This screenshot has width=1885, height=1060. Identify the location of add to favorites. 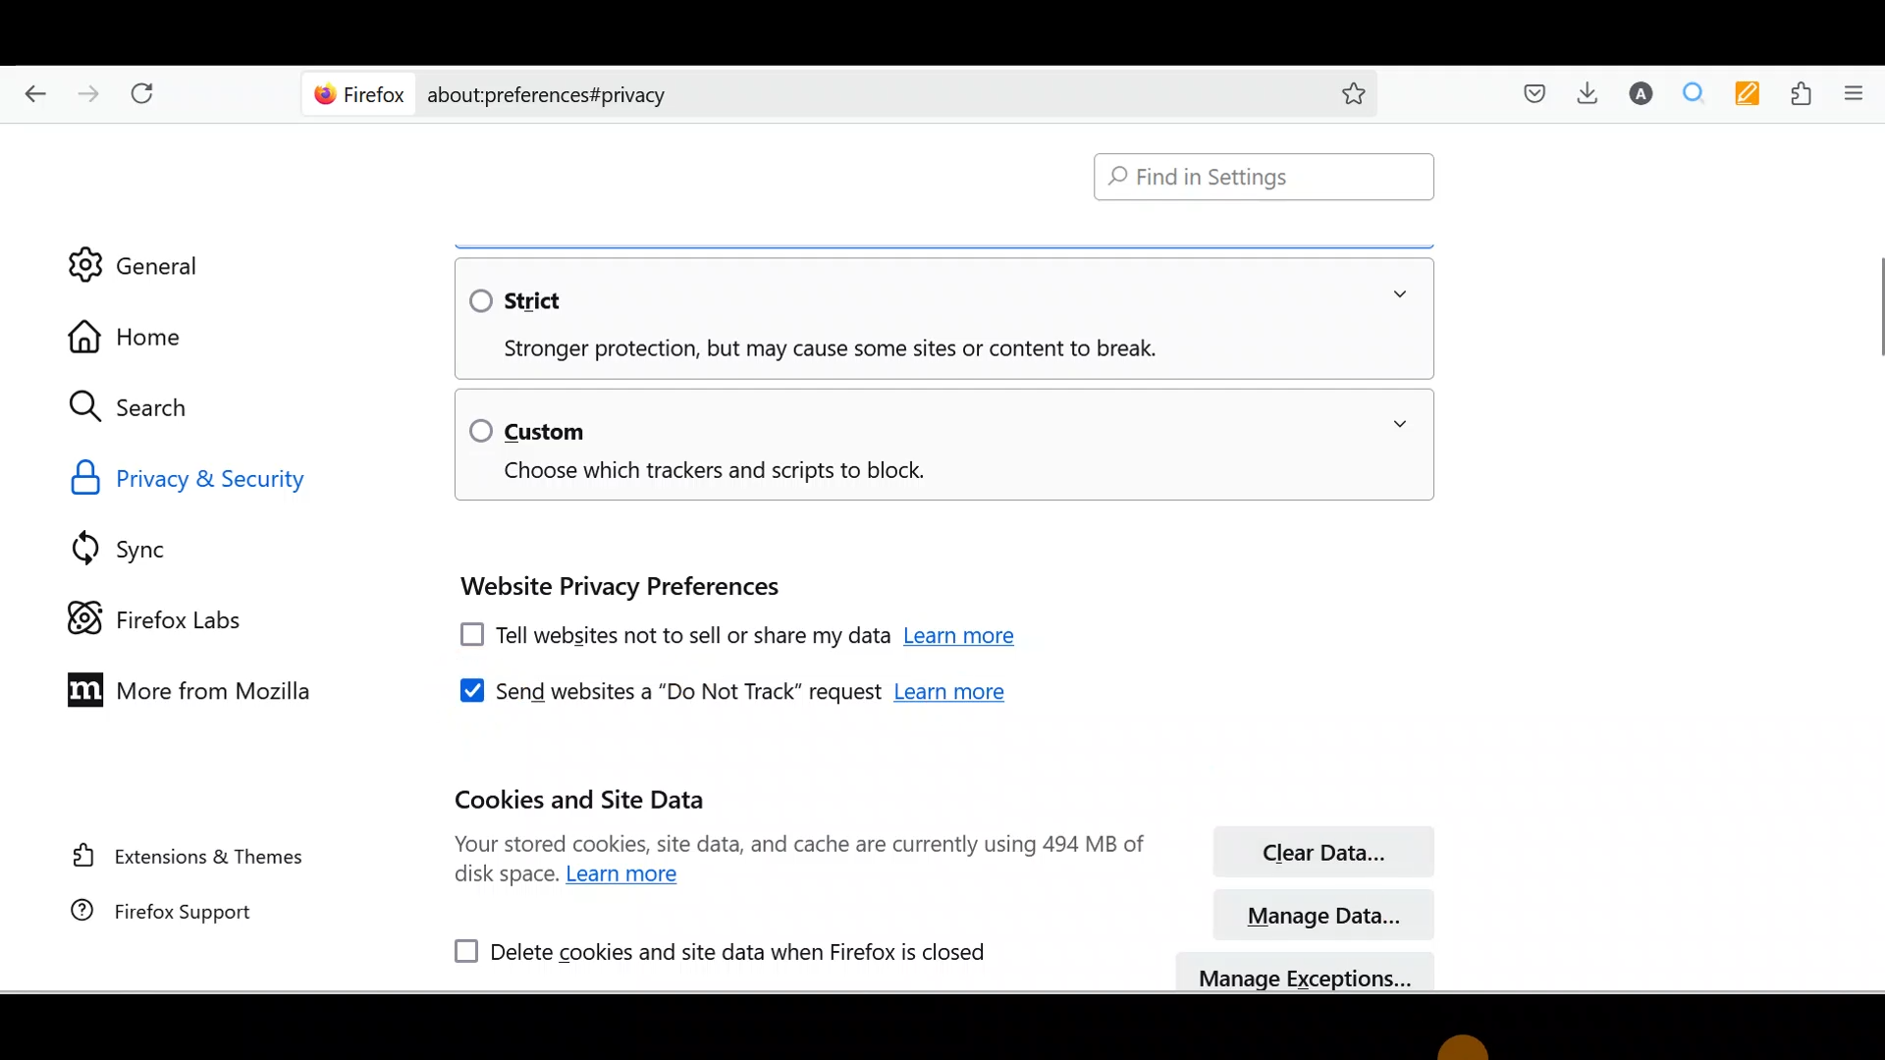
(1354, 96).